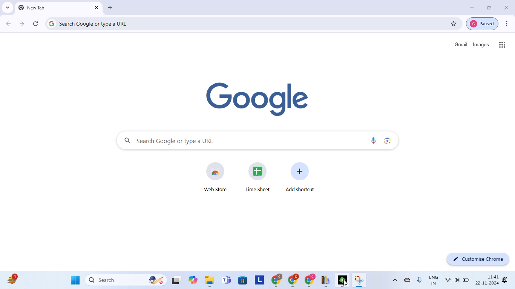 This screenshot has height=289, width=515. What do you see at coordinates (343, 281) in the screenshot?
I see `emby app` at bounding box center [343, 281].